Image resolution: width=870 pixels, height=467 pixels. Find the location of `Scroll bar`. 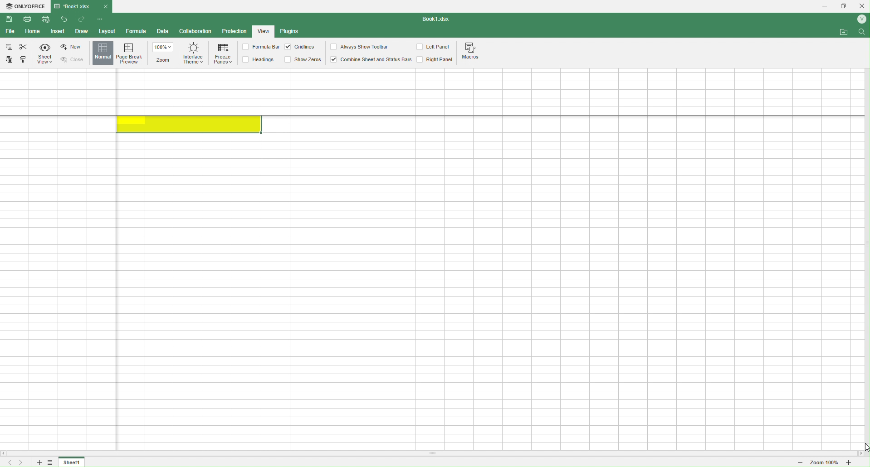

Scroll bar is located at coordinates (435, 454).